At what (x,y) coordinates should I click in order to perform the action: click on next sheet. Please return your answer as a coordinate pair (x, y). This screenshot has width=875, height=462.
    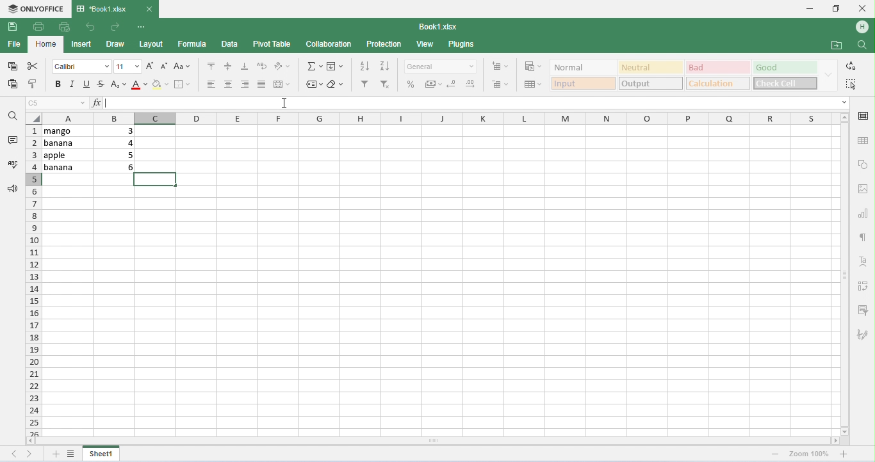
    Looking at the image, I should click on (31, 454).